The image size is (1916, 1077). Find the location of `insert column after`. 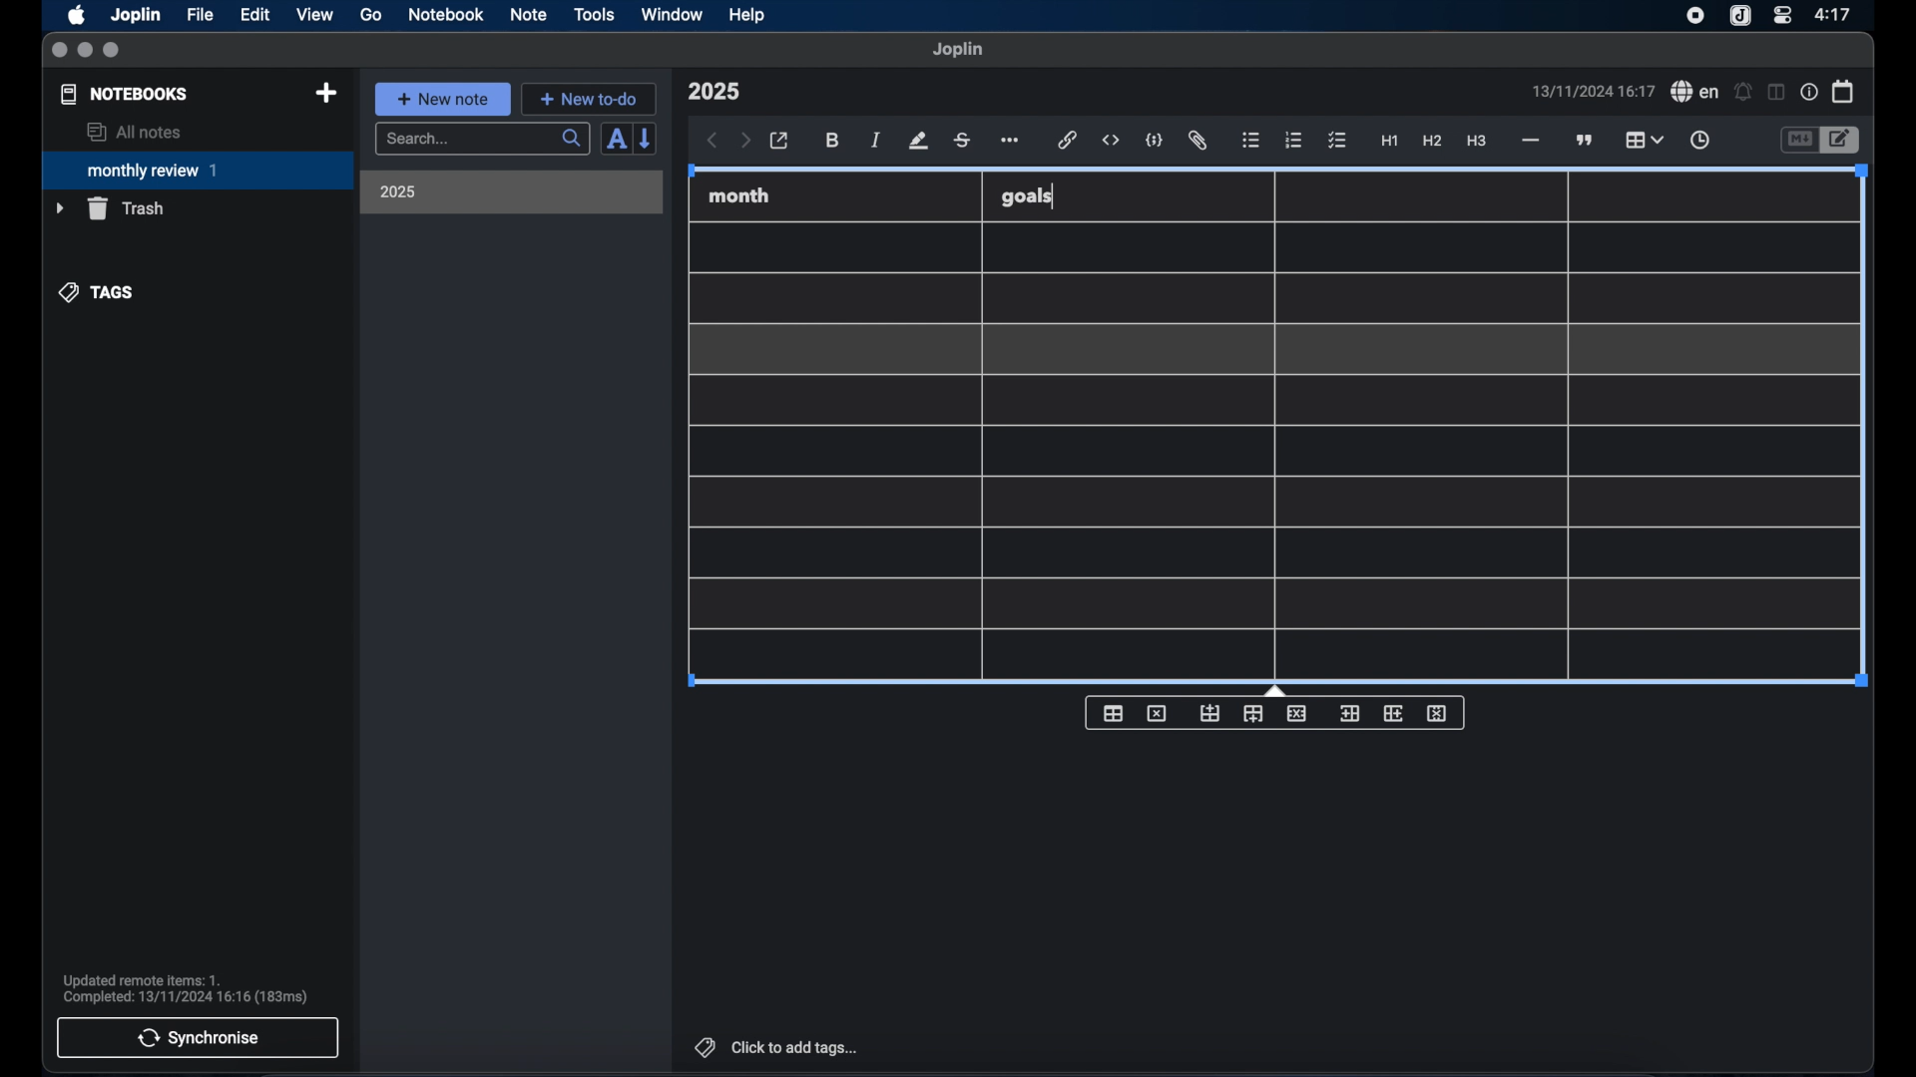

insert column after is located at coordinates (1394, 713).